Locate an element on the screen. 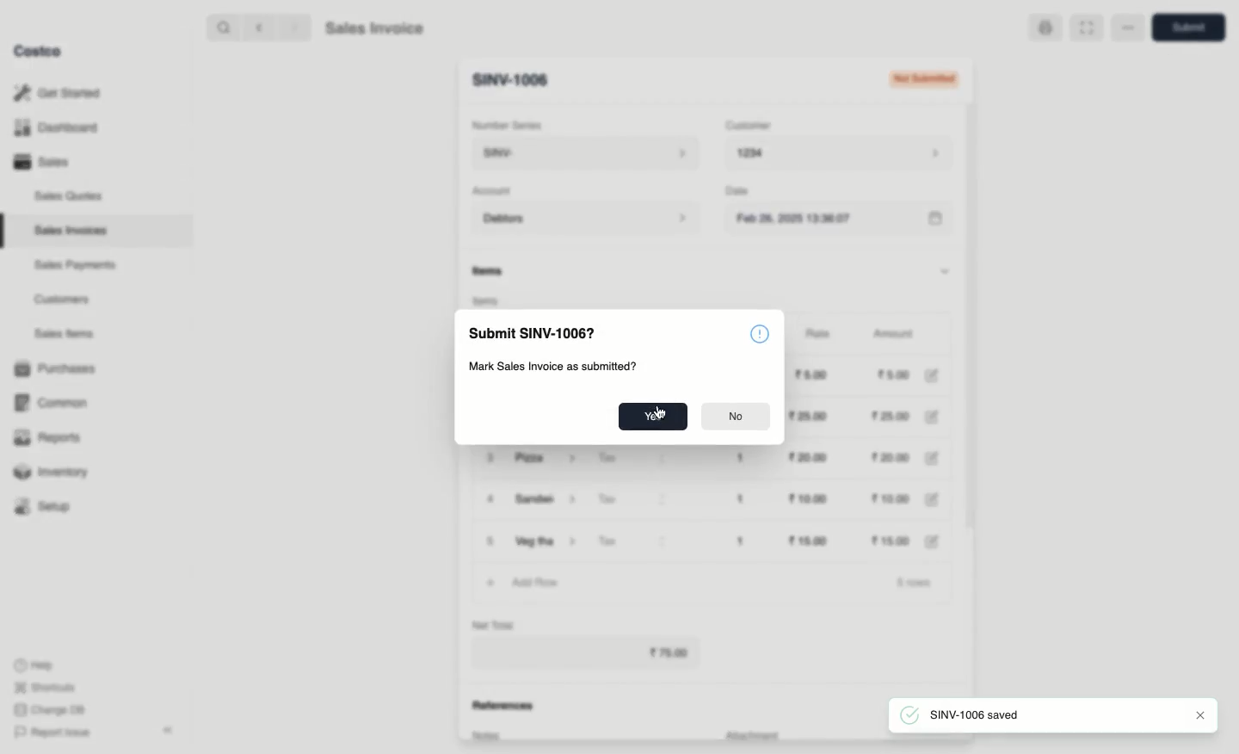  Change DB is located at coordinates (46, 708).